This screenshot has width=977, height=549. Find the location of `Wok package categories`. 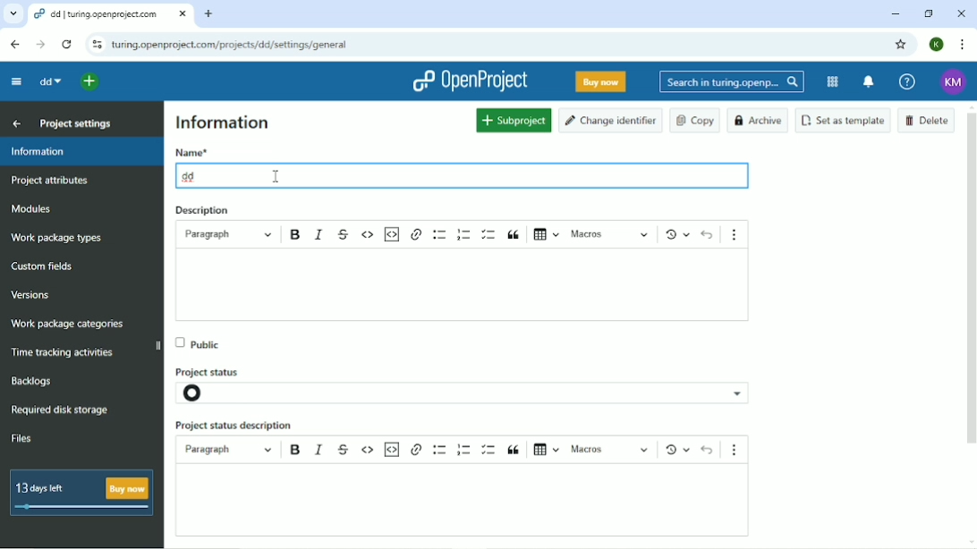

Wok package categories is located at coordinates (68, 325).